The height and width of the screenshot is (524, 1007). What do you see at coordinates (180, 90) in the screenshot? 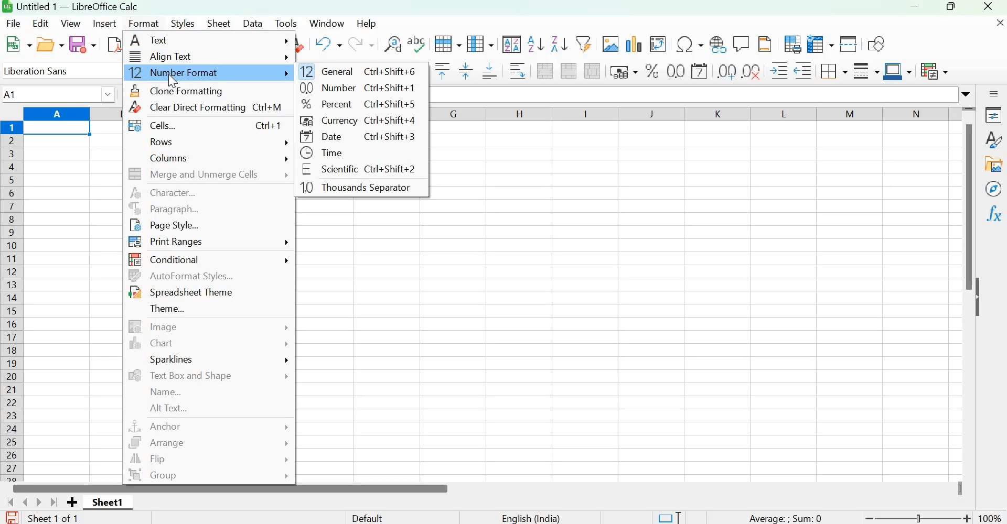
I see `Clone formatting` at bounding box center [180, 90].